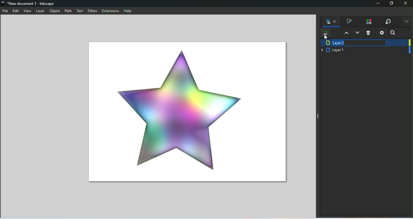  What do you see at coordinates (394, 34) in the screenshot?
I see `Search bar` at bounding box center [394, 34].